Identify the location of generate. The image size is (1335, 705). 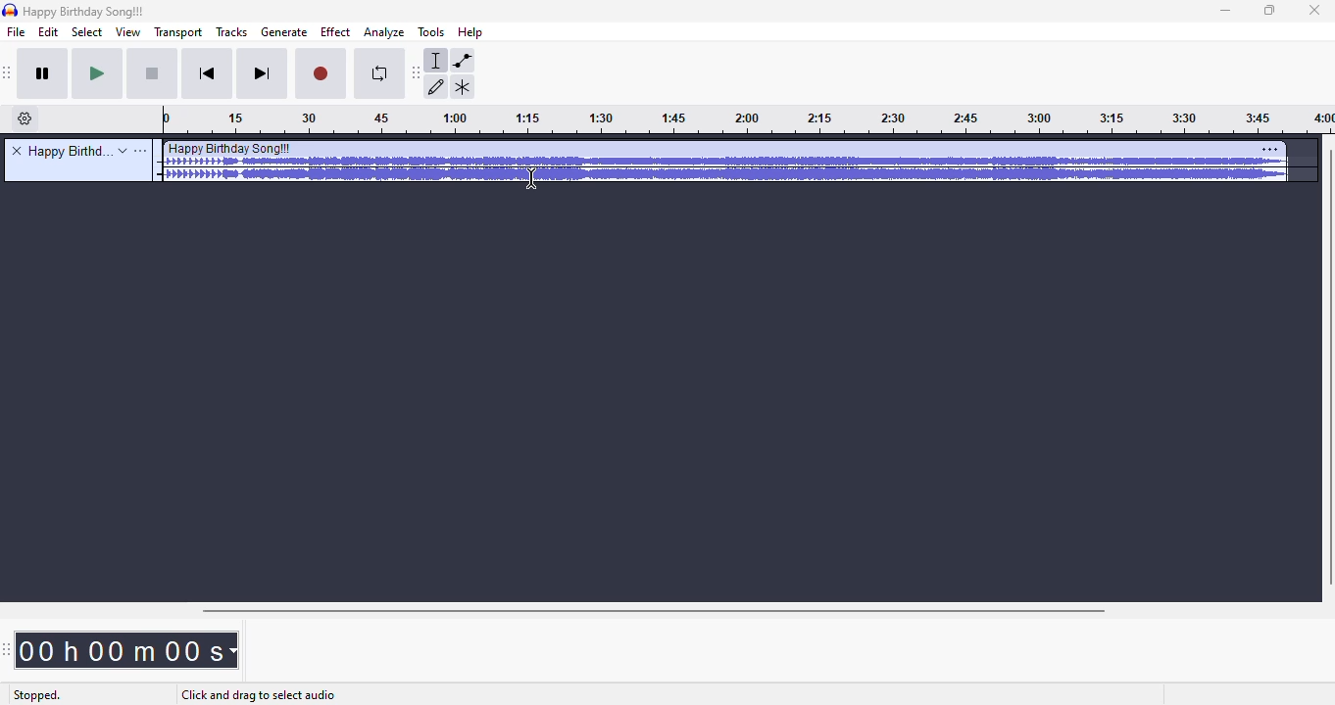
(284, 32).